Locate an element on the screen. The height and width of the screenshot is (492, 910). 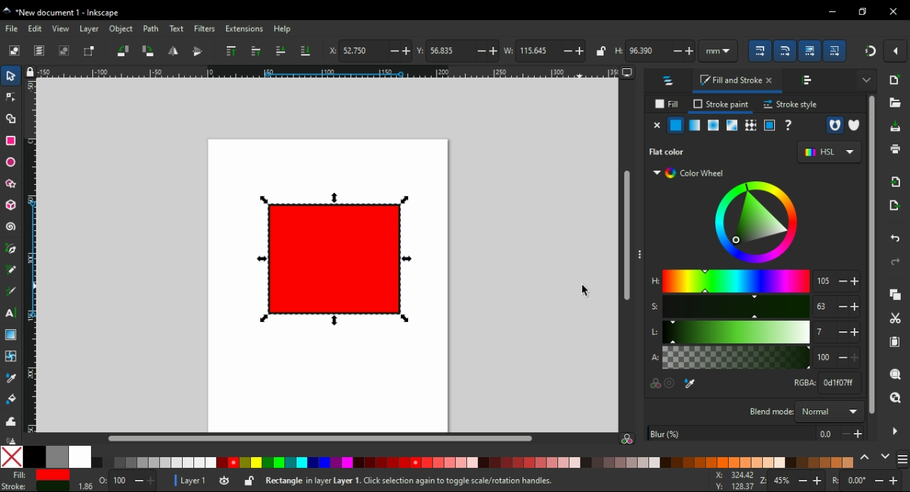
x is located at coordinates (331, 50).